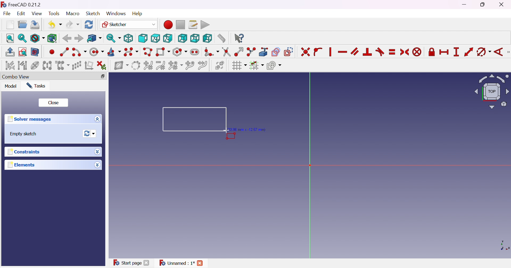 This screenshot has height=268, width=511. What do you see at coordinates (121, 66) in the screenshot?
I see `Show/hide B-spline information layer` at bounding box center [121, 66].